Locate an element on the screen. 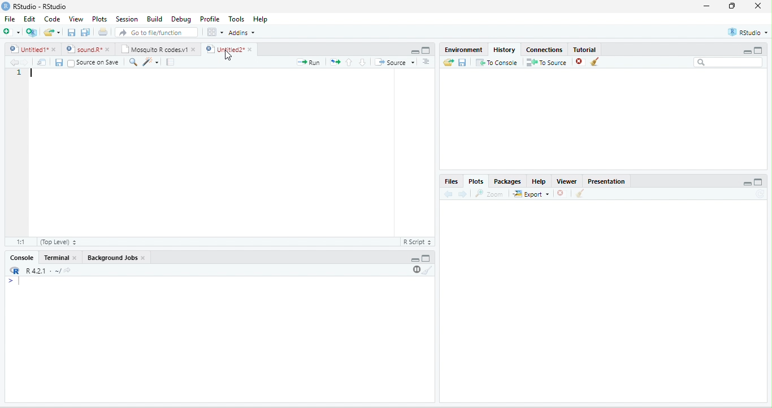 The width and height of the screenshot is (772, 408). close file is located at coordinates (580, 62).